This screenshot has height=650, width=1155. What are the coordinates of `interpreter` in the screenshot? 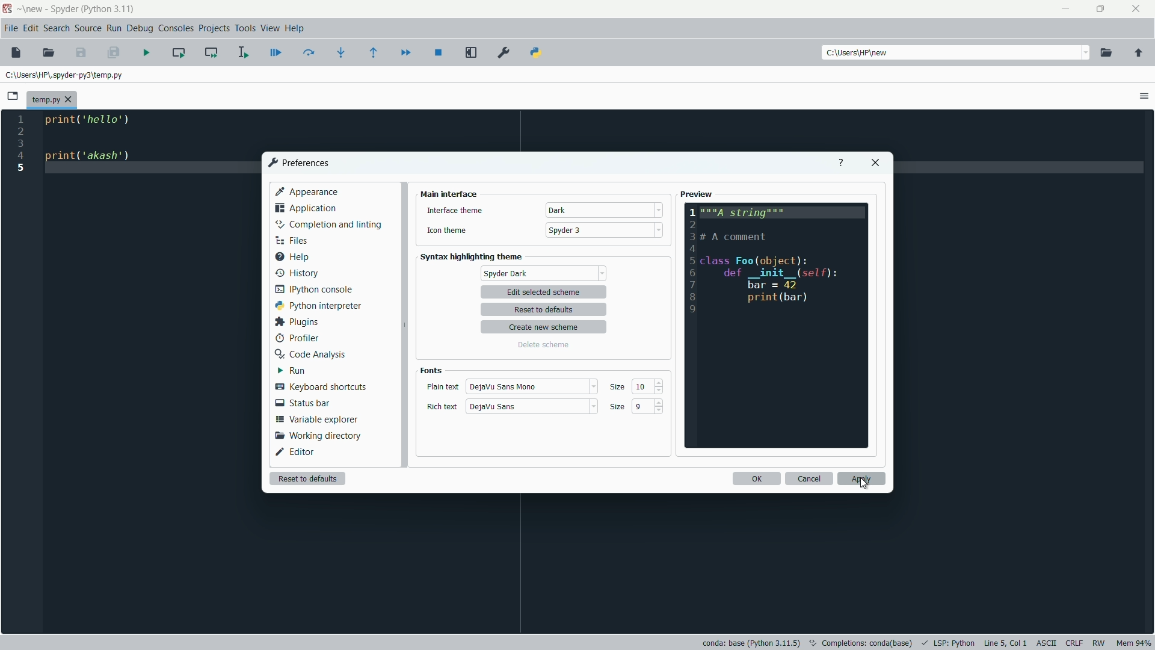 It's located at (750, 643).